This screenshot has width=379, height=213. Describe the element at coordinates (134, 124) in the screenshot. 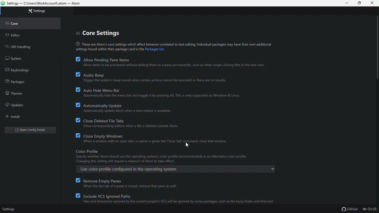

I see `close deleted file tabs` at that location.